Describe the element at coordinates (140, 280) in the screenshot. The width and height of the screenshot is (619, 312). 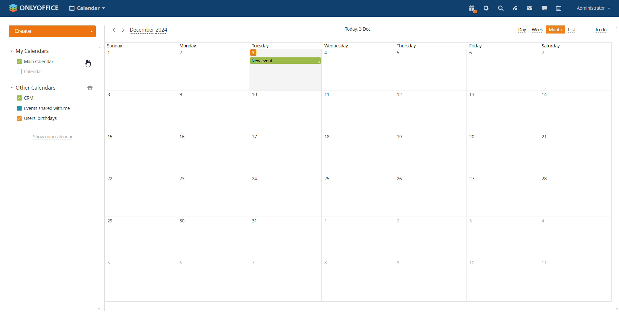
I see `date` at that location.